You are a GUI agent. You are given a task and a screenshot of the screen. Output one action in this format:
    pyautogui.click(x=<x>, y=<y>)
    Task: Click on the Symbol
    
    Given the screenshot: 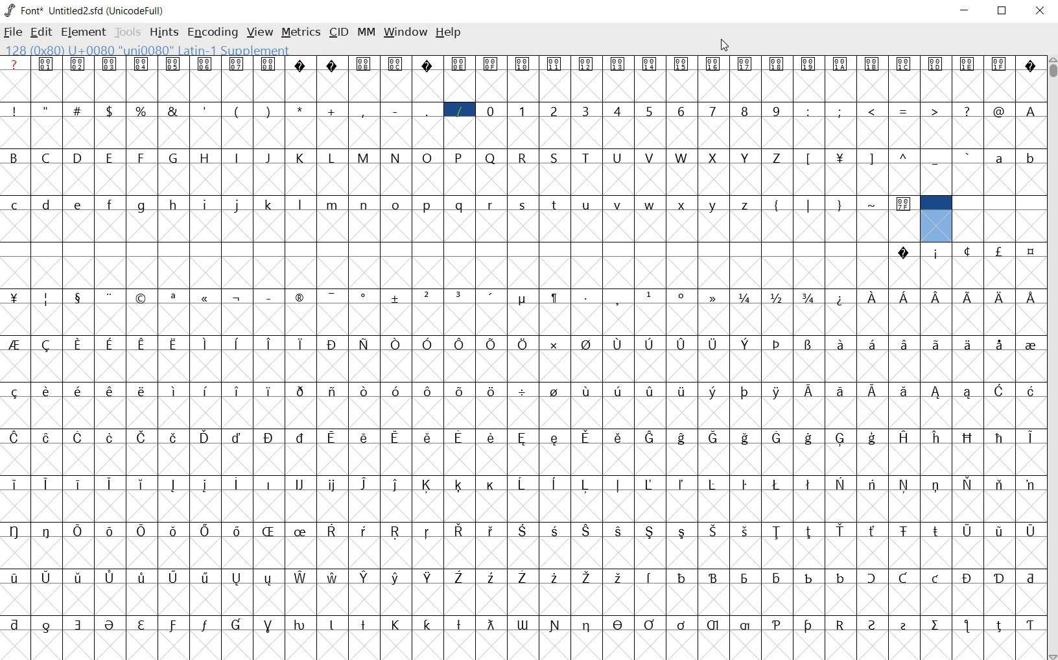 What is the action you would take?
    pyautogui.click(x=585, y=484)
    